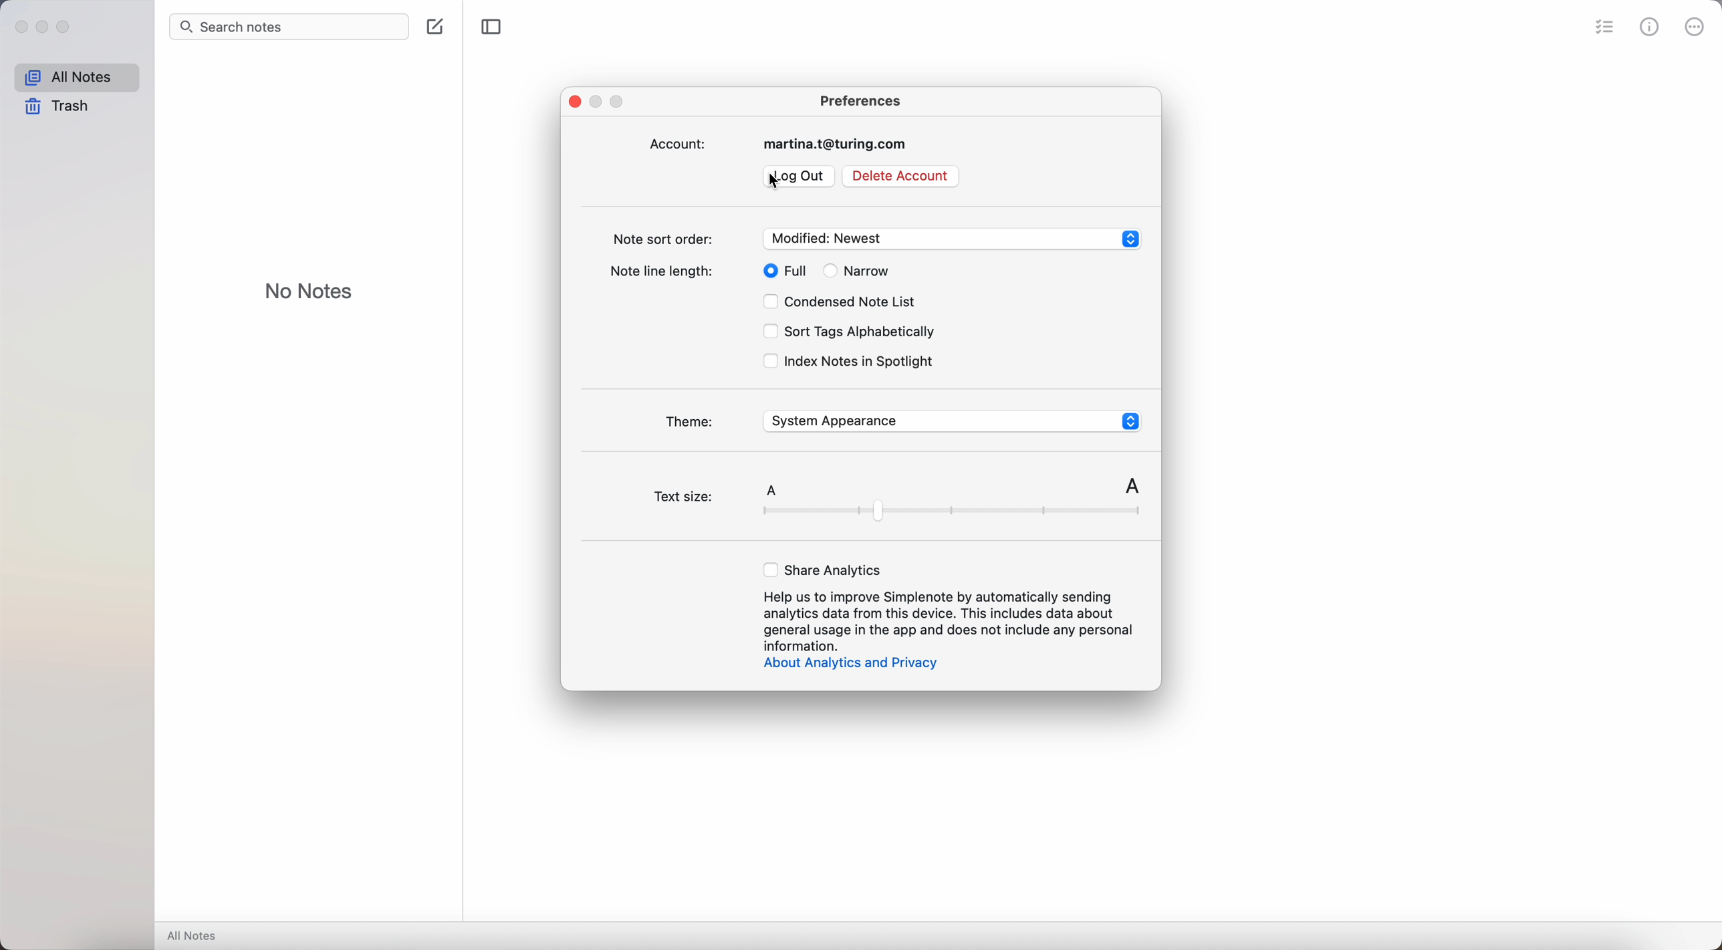  What do you see at coordinates (491, 27) in the screenshot?
I see `toggle sidebar` at bounding box center [491, 27].